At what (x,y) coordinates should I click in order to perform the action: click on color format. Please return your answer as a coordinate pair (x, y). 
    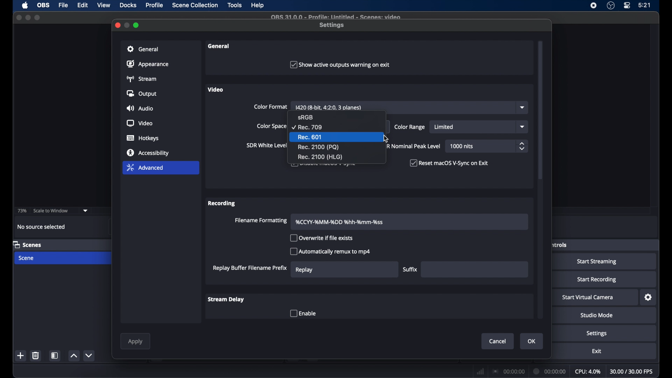
    Looking at the image, I should click on (271, 107).